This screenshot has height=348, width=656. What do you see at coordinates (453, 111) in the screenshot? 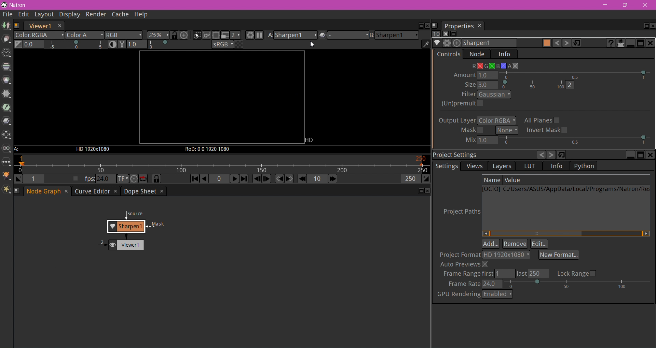
I see `premult` at bounding box center [453, 111].